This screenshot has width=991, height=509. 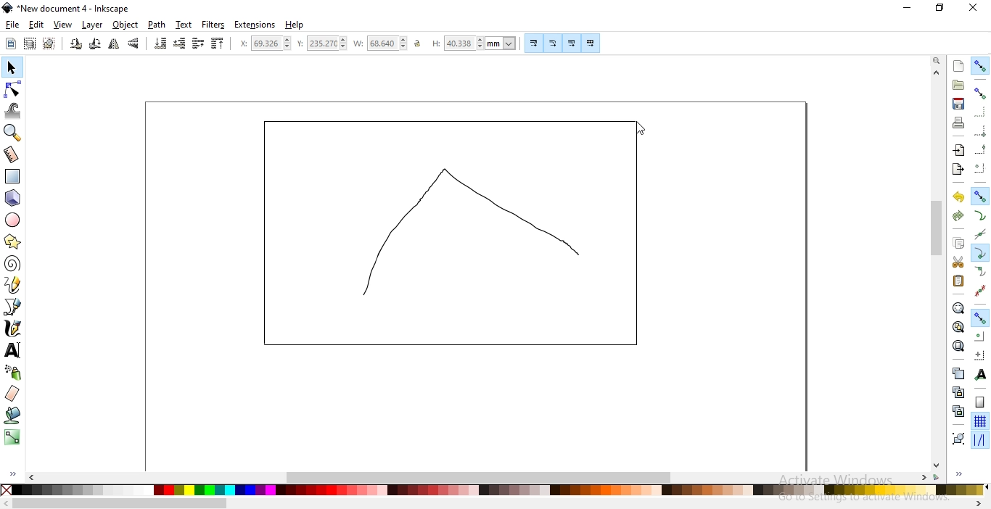 I want to click on minimize, so click(x=908, y=7).